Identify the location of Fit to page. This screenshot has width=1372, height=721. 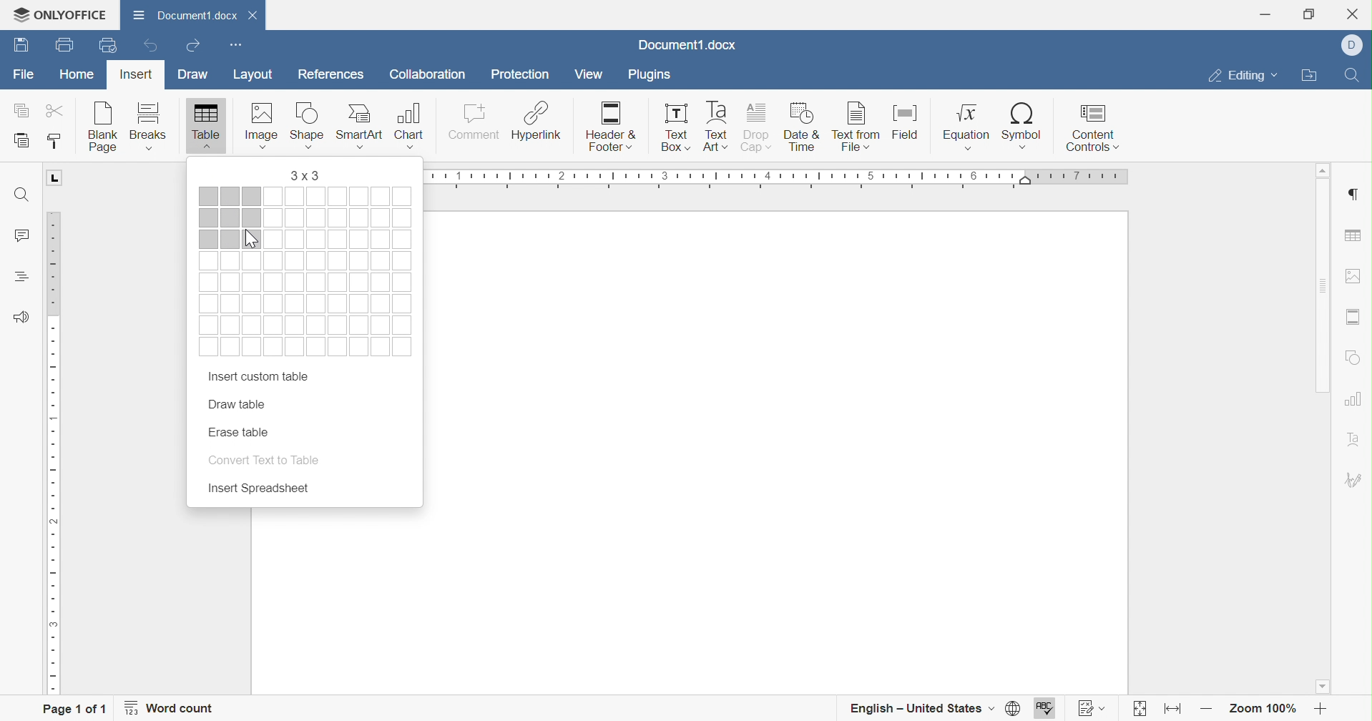
(1140, 707).